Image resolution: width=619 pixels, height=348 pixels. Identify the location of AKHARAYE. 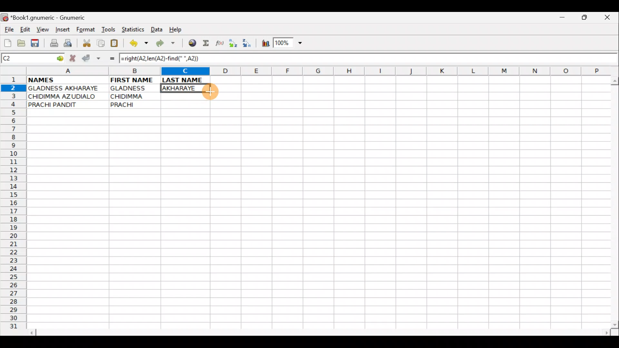
(186, 88).